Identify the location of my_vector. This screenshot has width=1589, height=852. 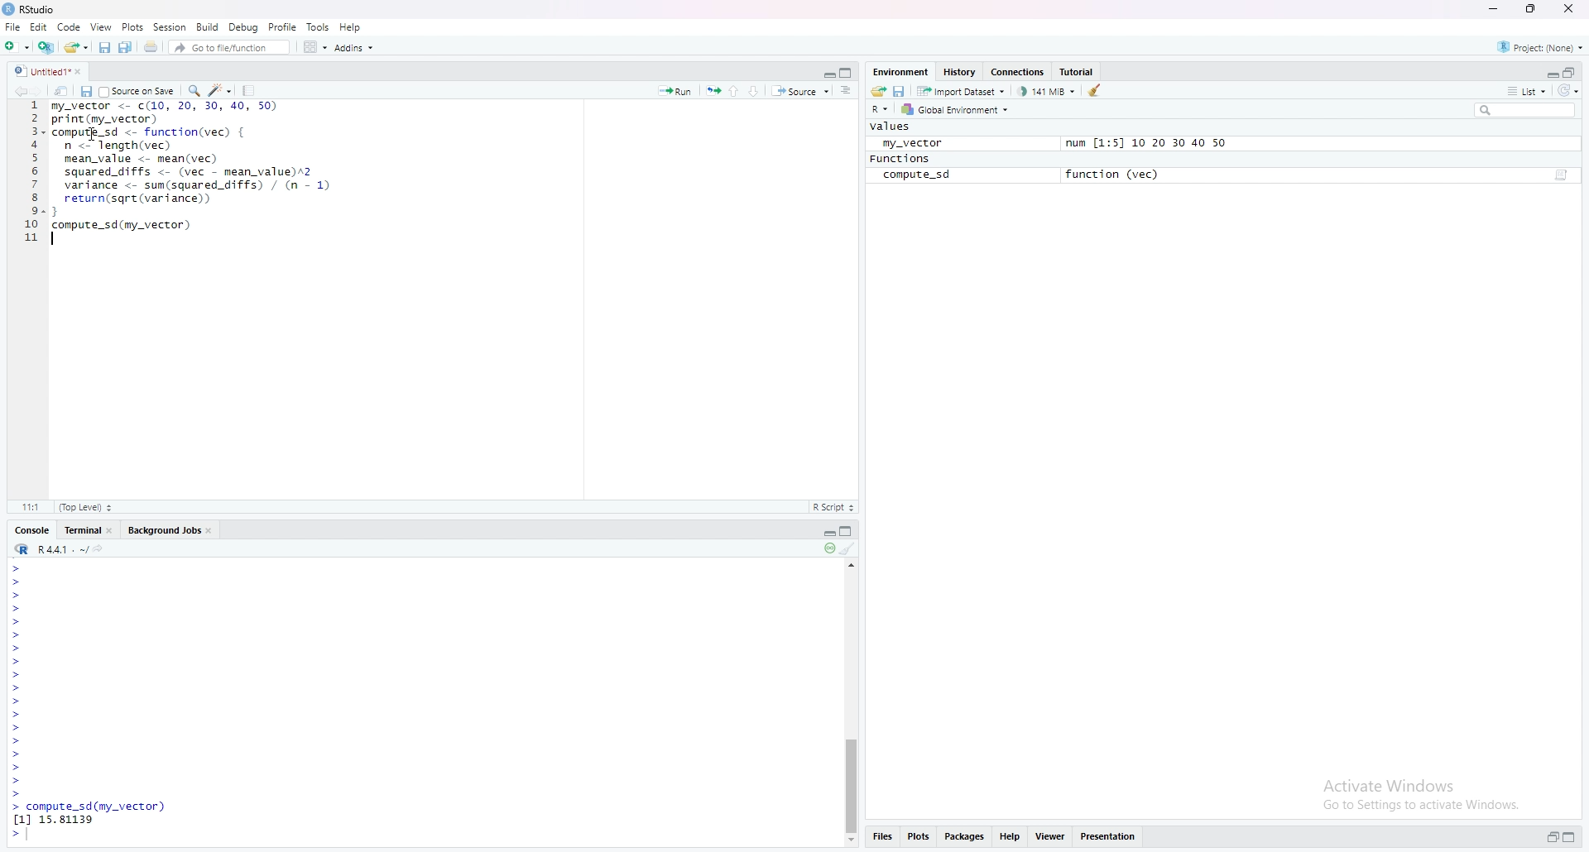
(909, 142).